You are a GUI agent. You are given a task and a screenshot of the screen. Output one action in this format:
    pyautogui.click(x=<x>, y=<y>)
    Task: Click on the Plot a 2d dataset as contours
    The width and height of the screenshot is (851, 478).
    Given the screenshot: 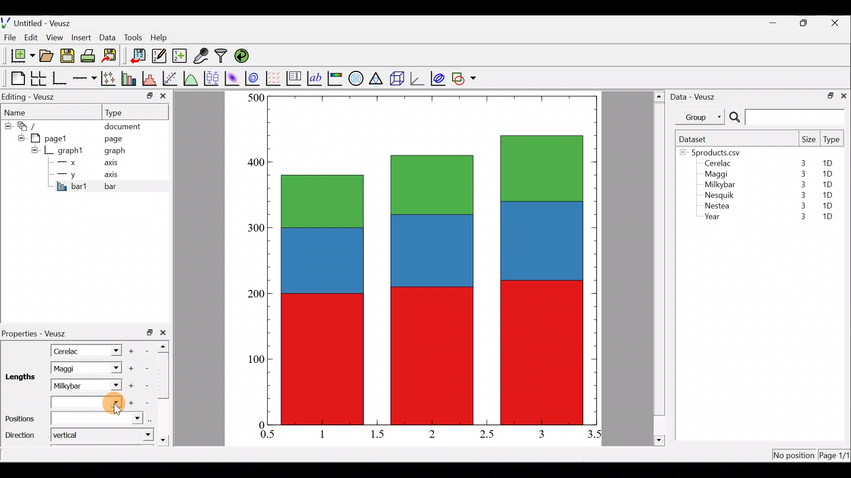 What is the action you would take?
    pyautogui.click(x=254, y=78)
    